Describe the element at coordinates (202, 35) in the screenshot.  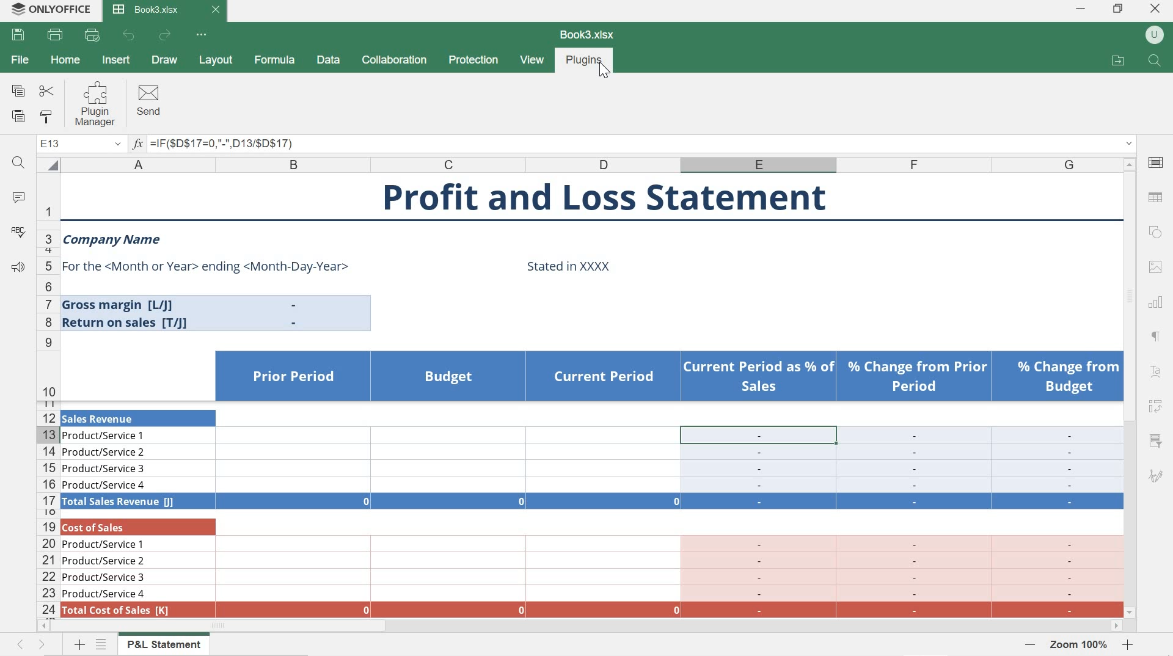
I see `customize quick access toolbar` at that location.